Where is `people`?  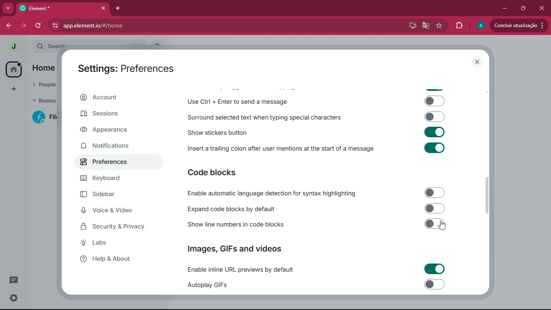 people is located at coordinates (42, 84).